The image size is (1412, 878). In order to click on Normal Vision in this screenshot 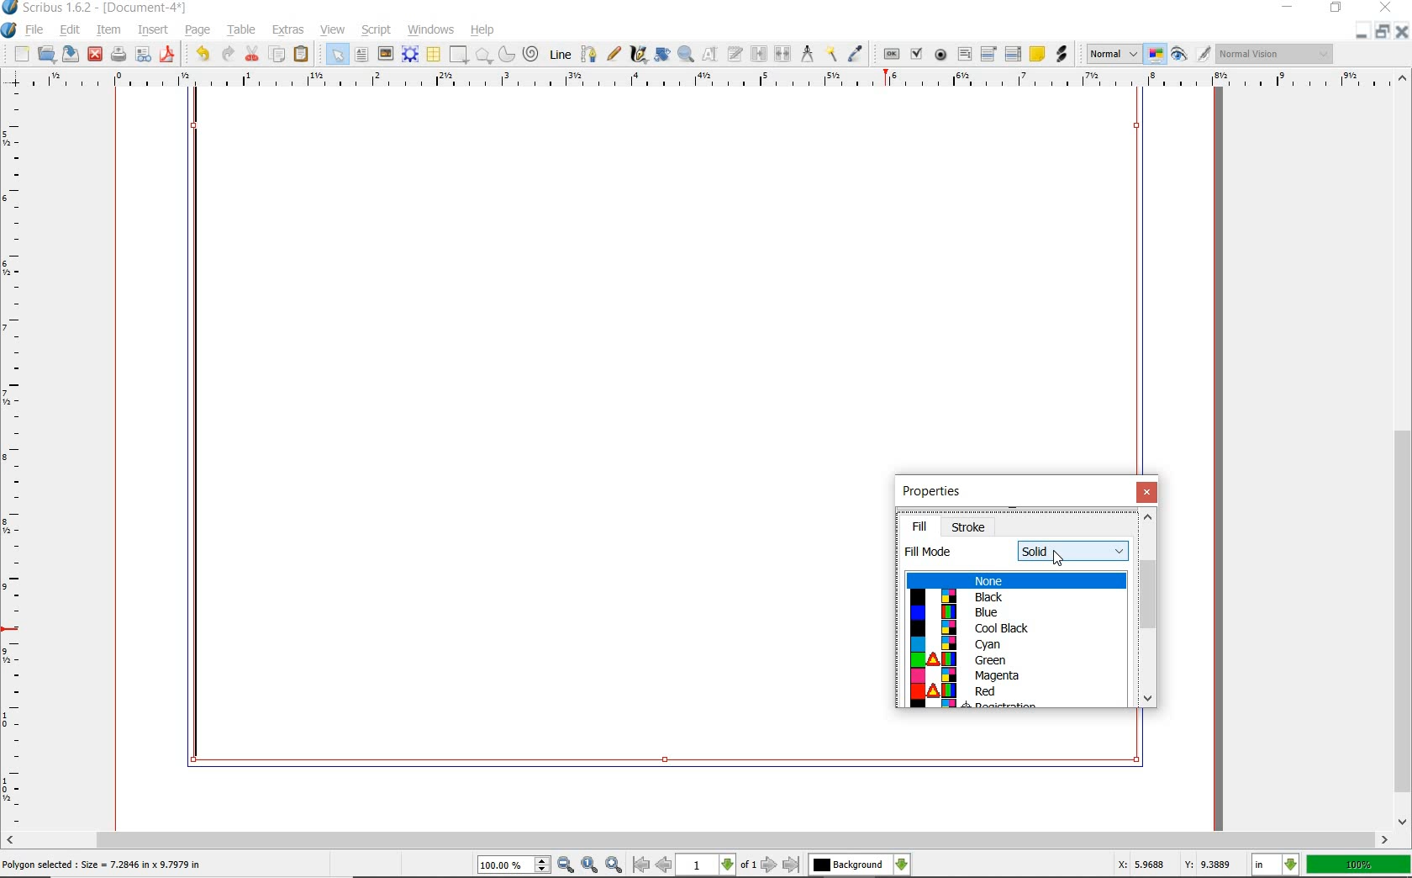, I will do `click(1274, 53)`.